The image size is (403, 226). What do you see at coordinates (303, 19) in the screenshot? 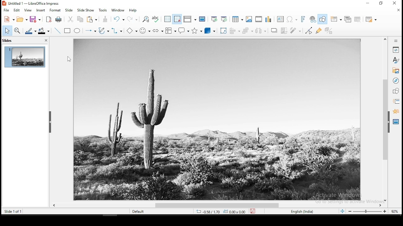
I see `fontwork text` at bounding box center [303, 19].